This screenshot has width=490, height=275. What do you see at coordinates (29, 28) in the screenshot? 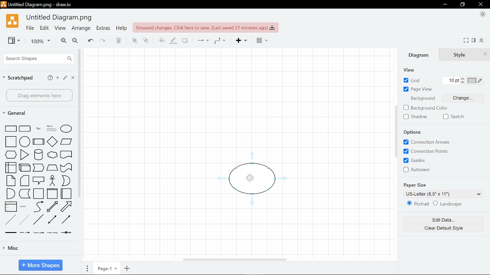
I see `File` at bounding box center [29, 28].